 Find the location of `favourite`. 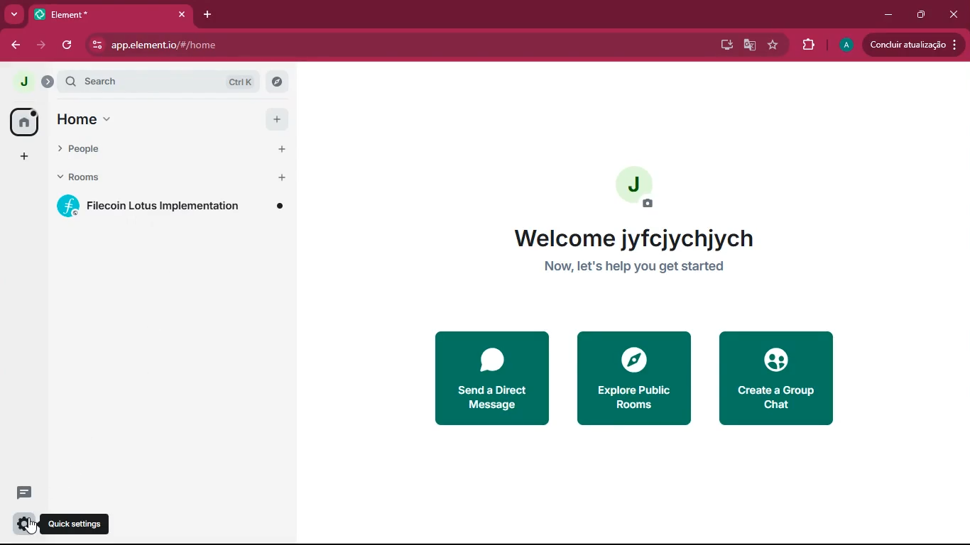

favourite is located at coordinates (772, 46).